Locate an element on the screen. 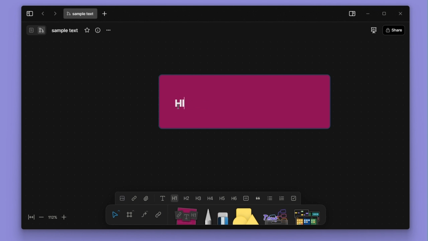  close is located at coordinates (400, 14).